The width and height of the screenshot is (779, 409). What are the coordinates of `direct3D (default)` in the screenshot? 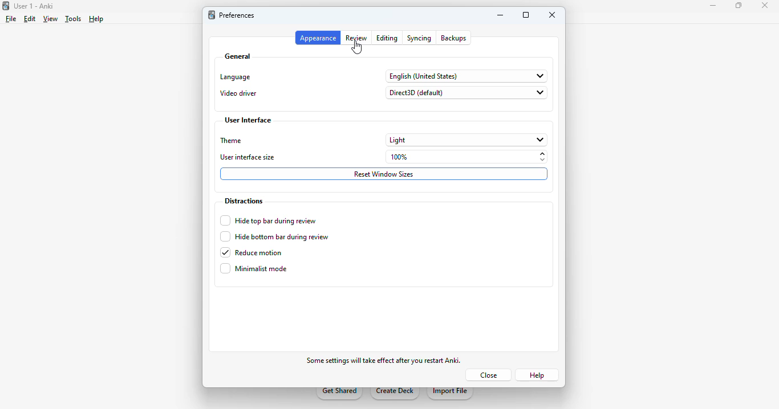 It's located at (466, 93).